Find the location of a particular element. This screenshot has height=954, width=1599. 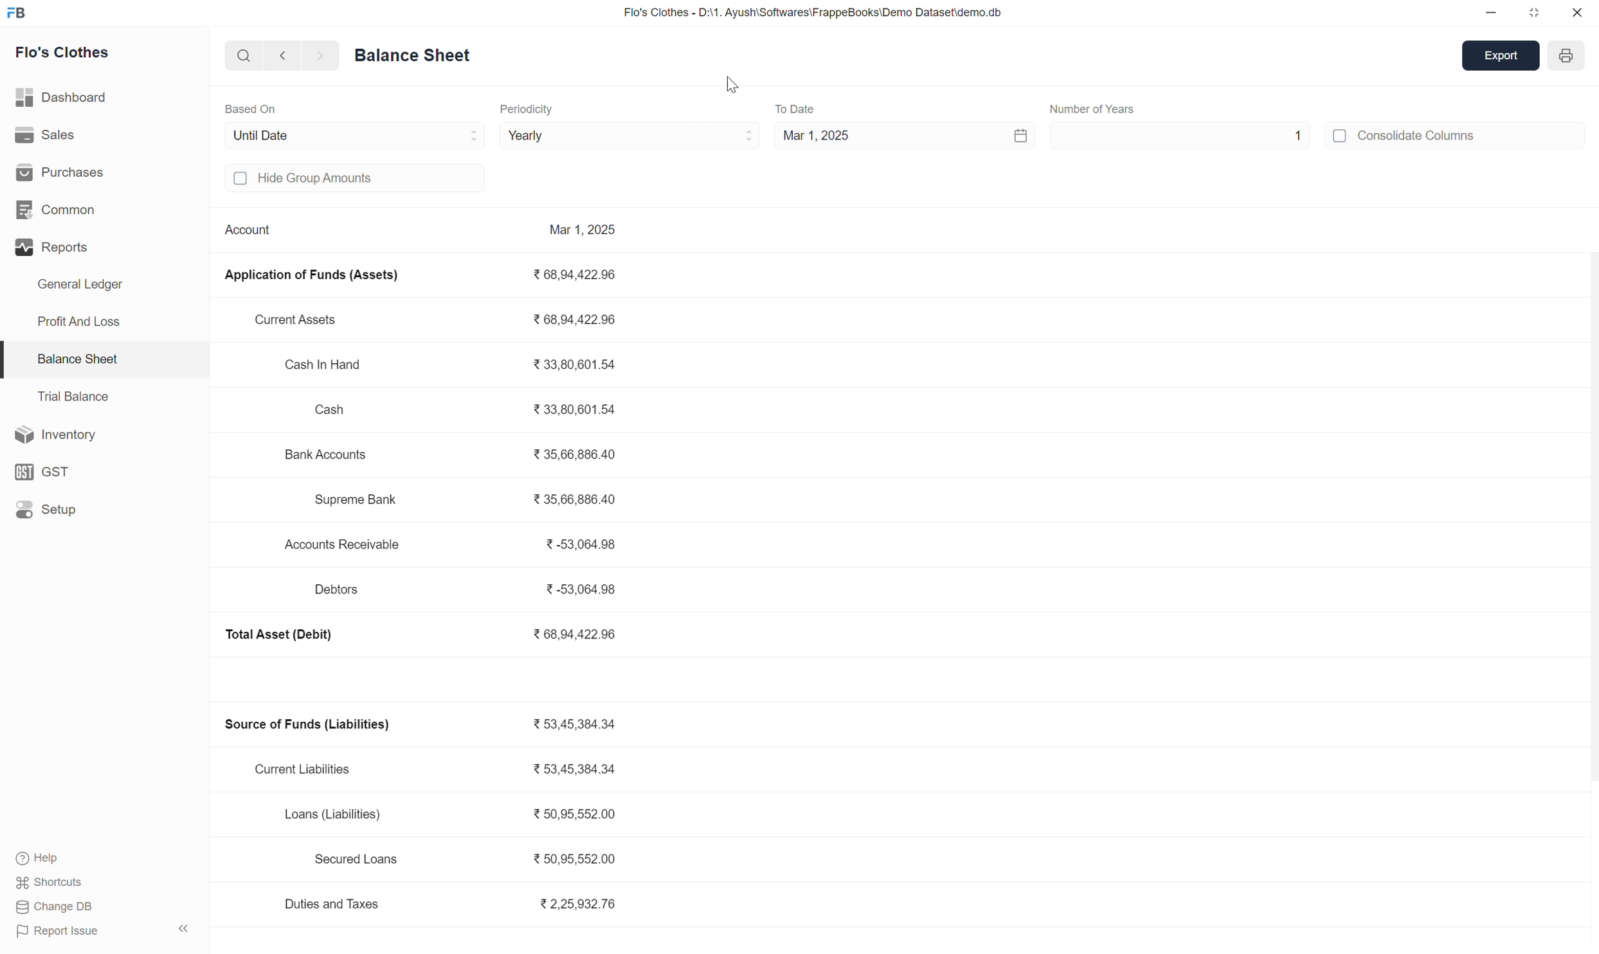

Balance Sheet is located at coordinates (84, 361).